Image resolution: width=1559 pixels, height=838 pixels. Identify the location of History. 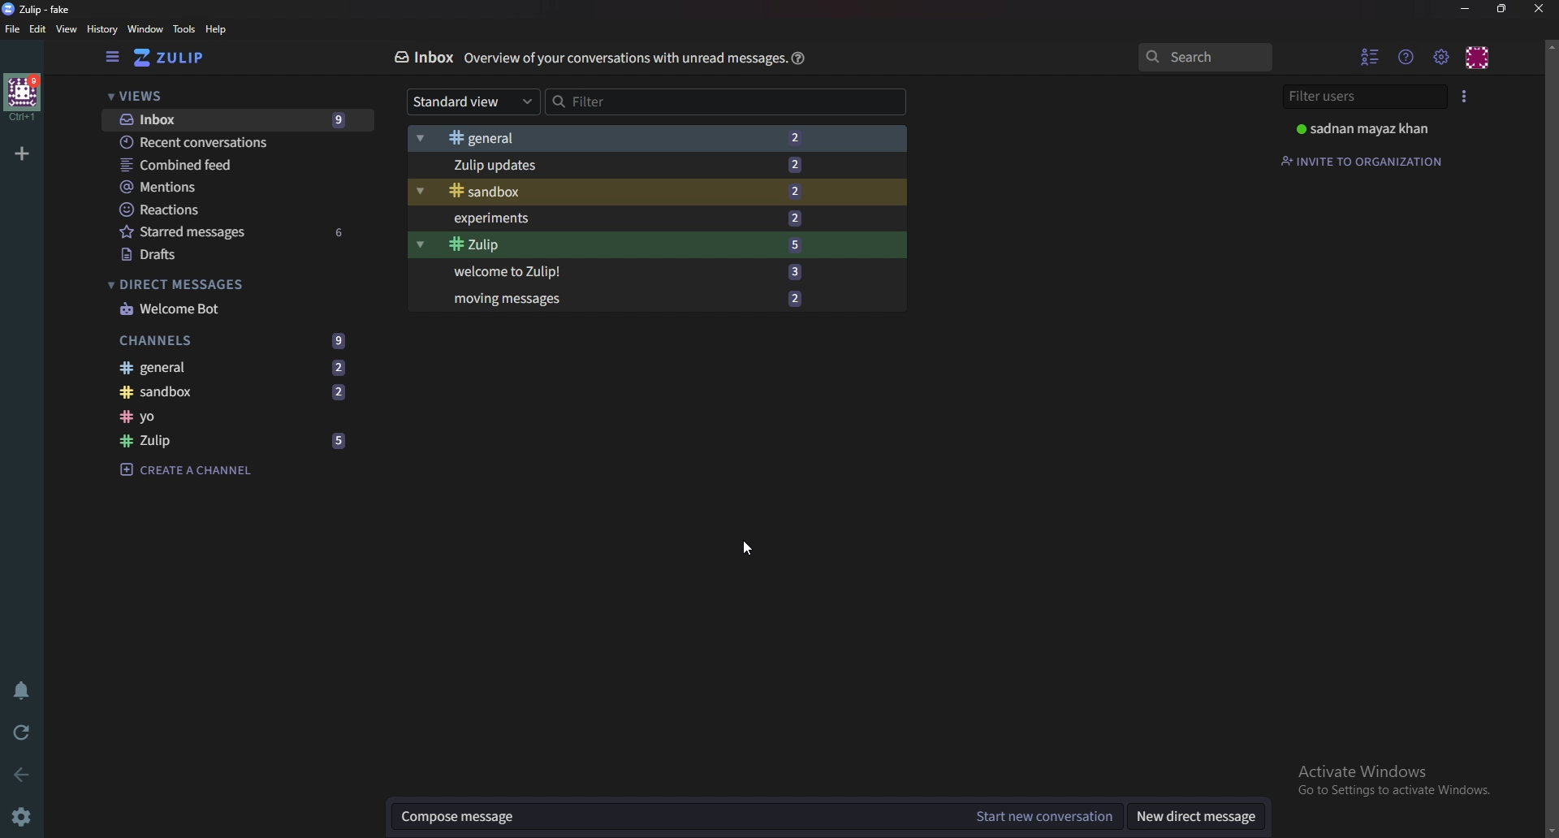
(103, 29).